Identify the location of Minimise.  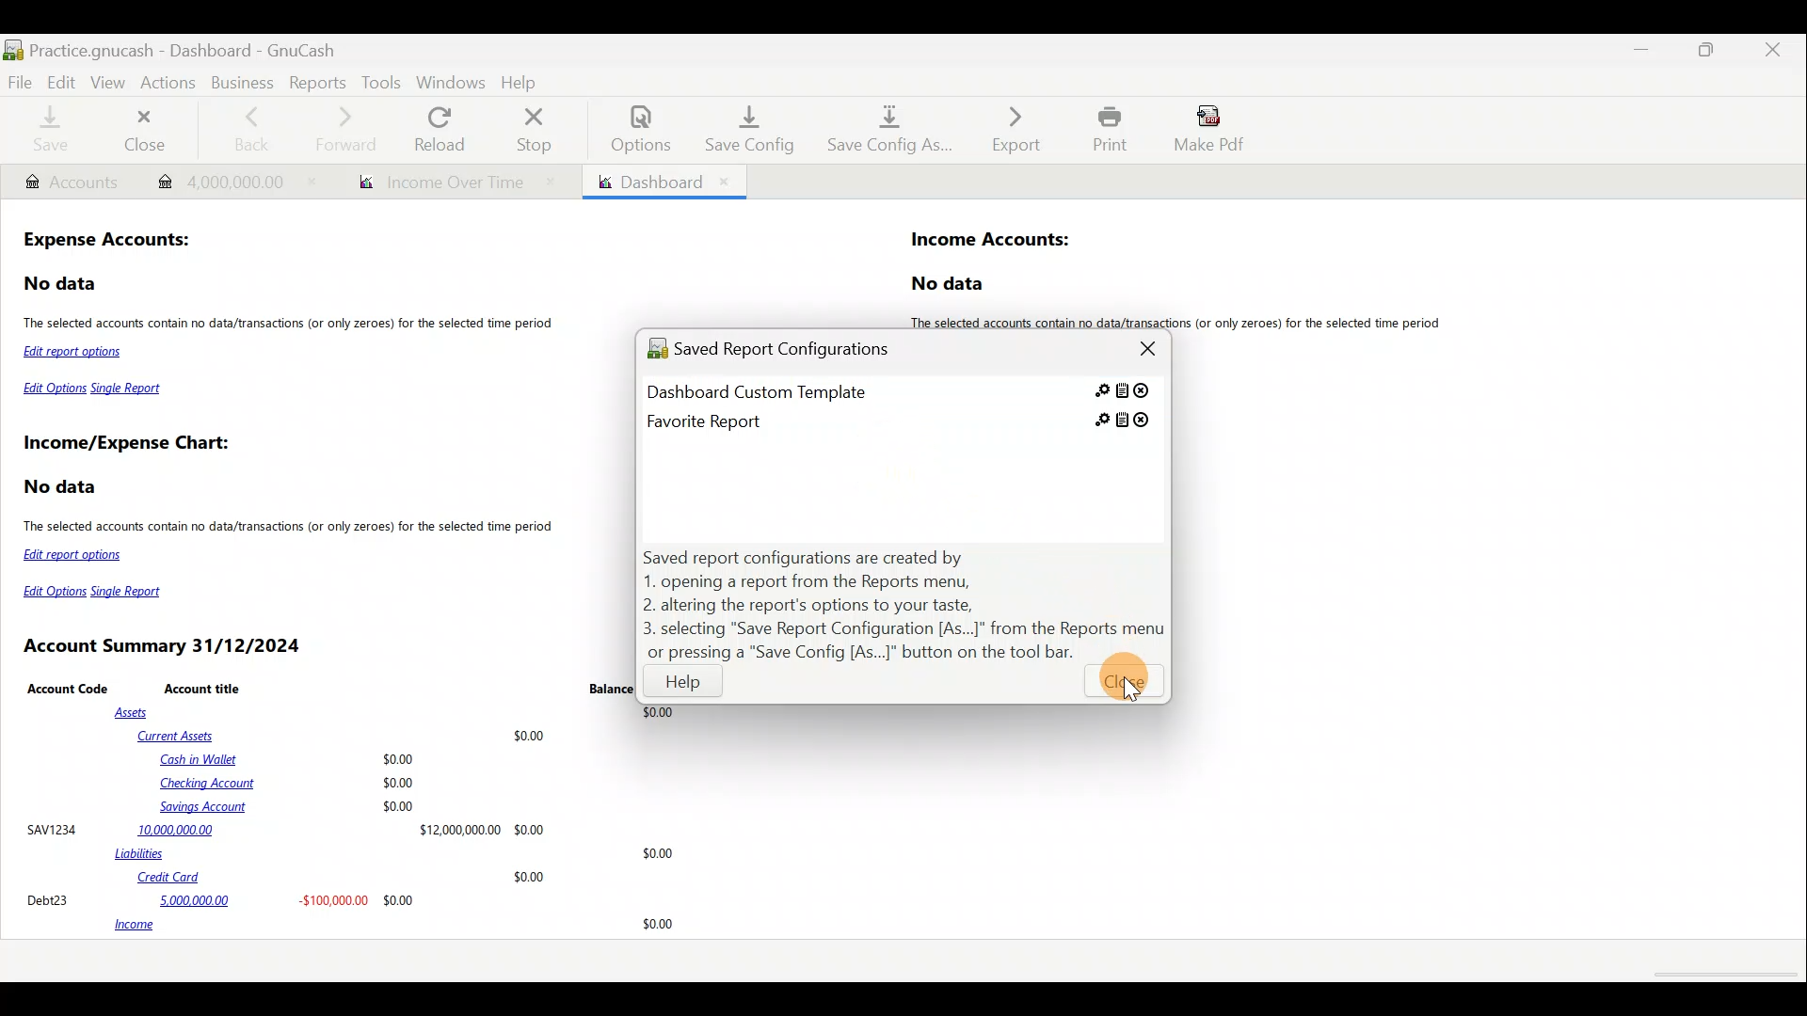
(1646, 50).